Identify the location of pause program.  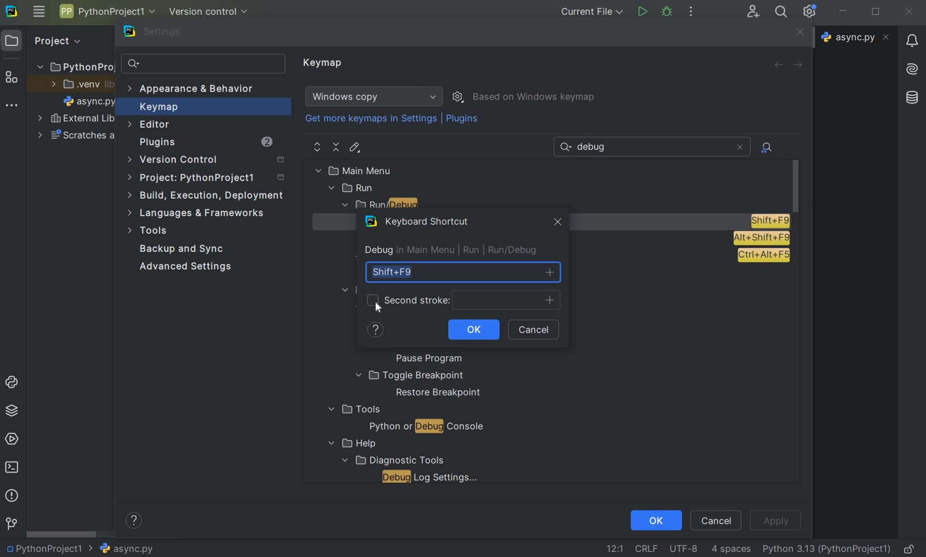
(425, 359).